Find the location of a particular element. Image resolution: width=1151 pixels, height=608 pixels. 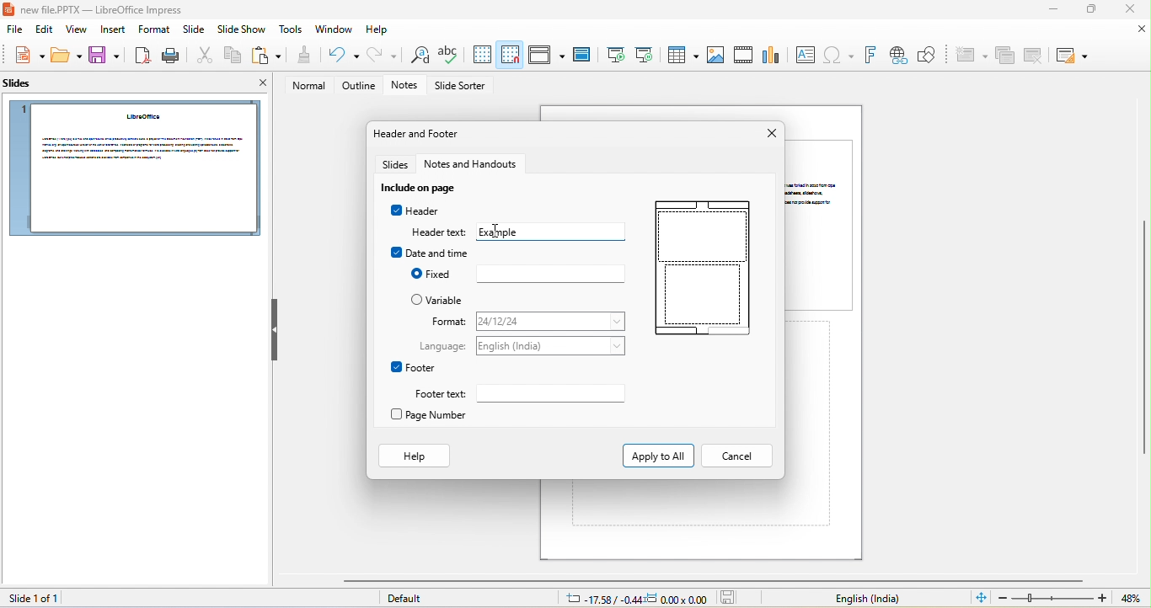

vertical scrollbar is located at coordinates (1143, 339).